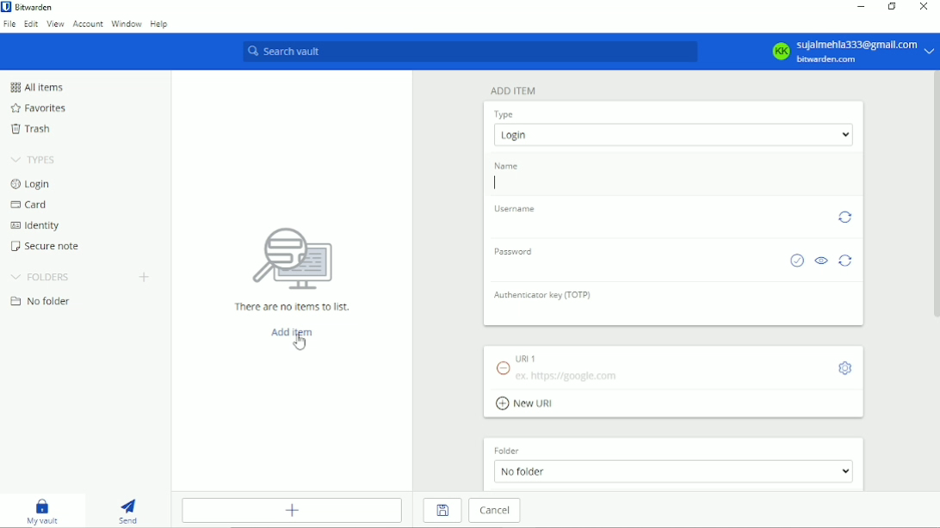 The height and width of the screenshot is (528, 940). I want to click on Folders, so click(43, 275).